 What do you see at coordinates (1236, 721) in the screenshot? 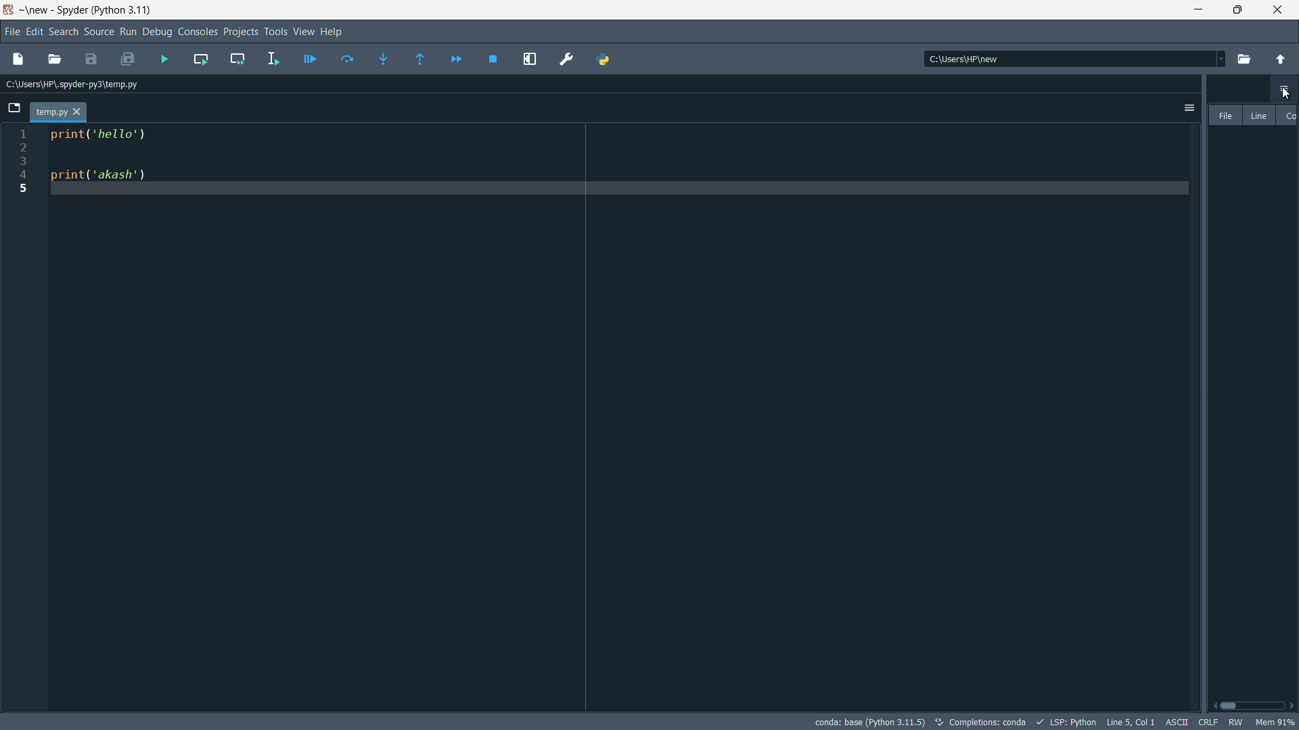
I see `RW` at bounding box center [1236, 721].